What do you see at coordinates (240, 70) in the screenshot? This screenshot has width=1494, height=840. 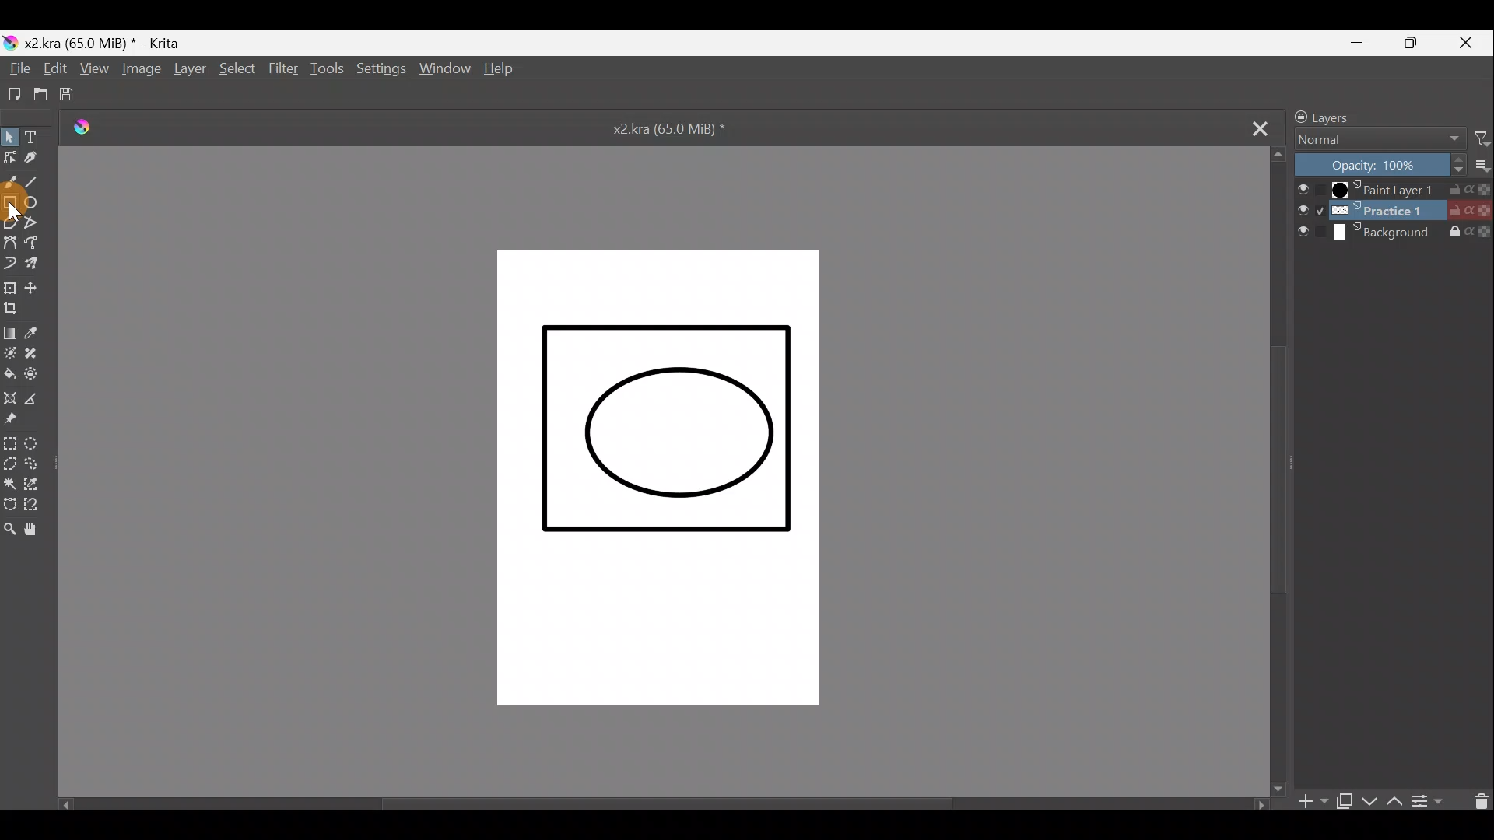 I see `Select` at bounding box center [240, 70].